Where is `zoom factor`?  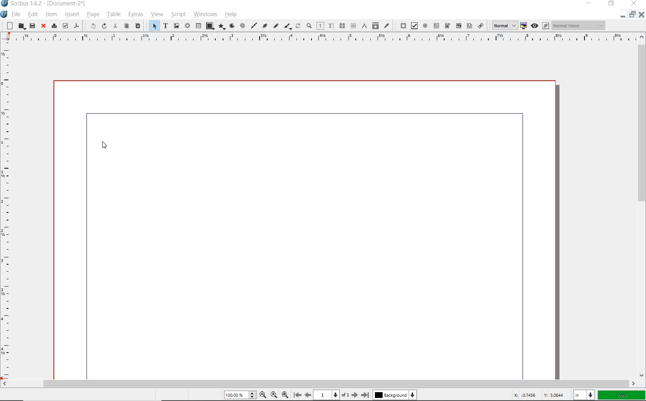 zoom factor is located at coordinates (621, 396).